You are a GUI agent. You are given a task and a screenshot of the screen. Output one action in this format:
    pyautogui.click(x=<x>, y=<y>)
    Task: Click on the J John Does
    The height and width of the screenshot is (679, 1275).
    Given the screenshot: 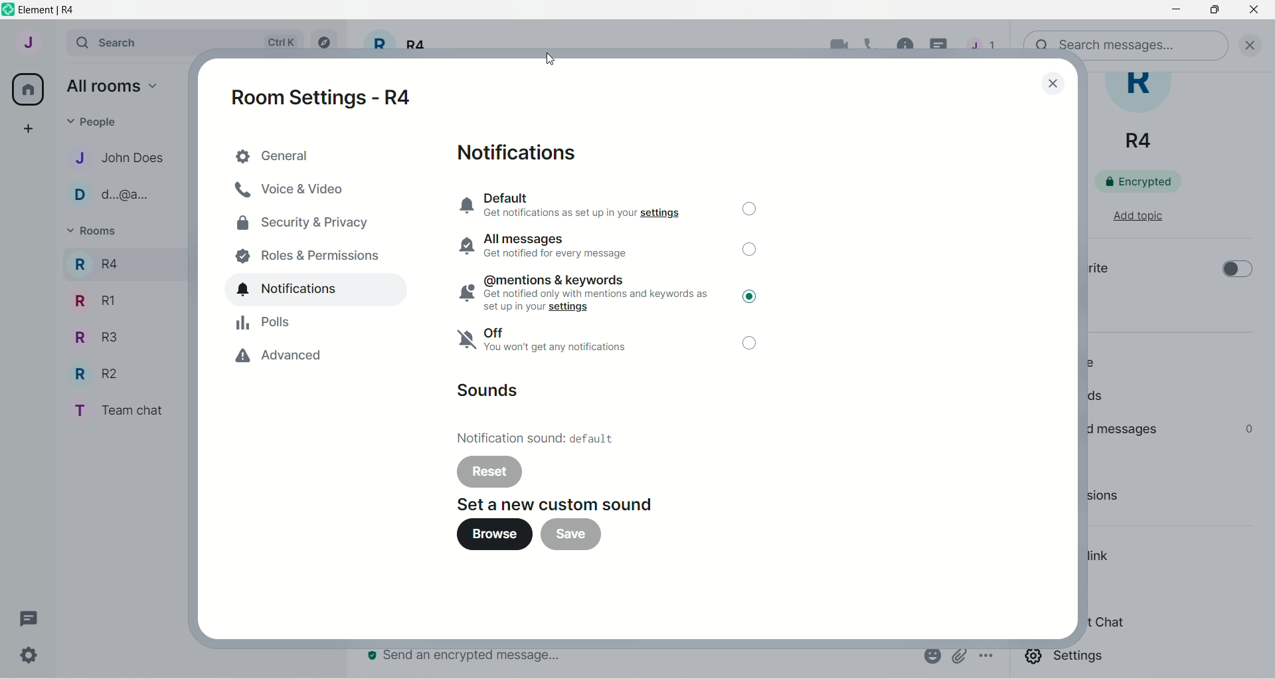 What is the action you would take?
    pyautogui.click(x=107, y=157)
    